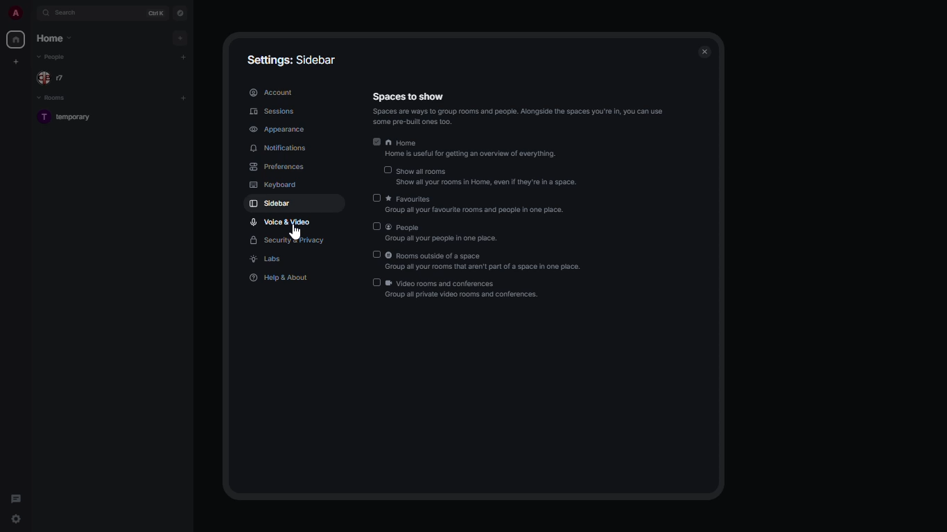 This screenshot has height=532, width=947. What do you see at coordinates (487, 179) in the screenshot?
I see `show all rooms` at bounding box center [487, 179].